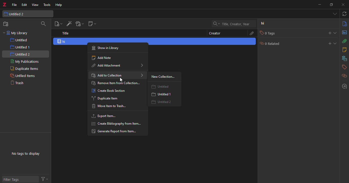 The height and width of the screenshot is (183, 349). What do you see at coordinates (91, 24) in the screenshot?
I see `new note` at bounding box center [91, 24].